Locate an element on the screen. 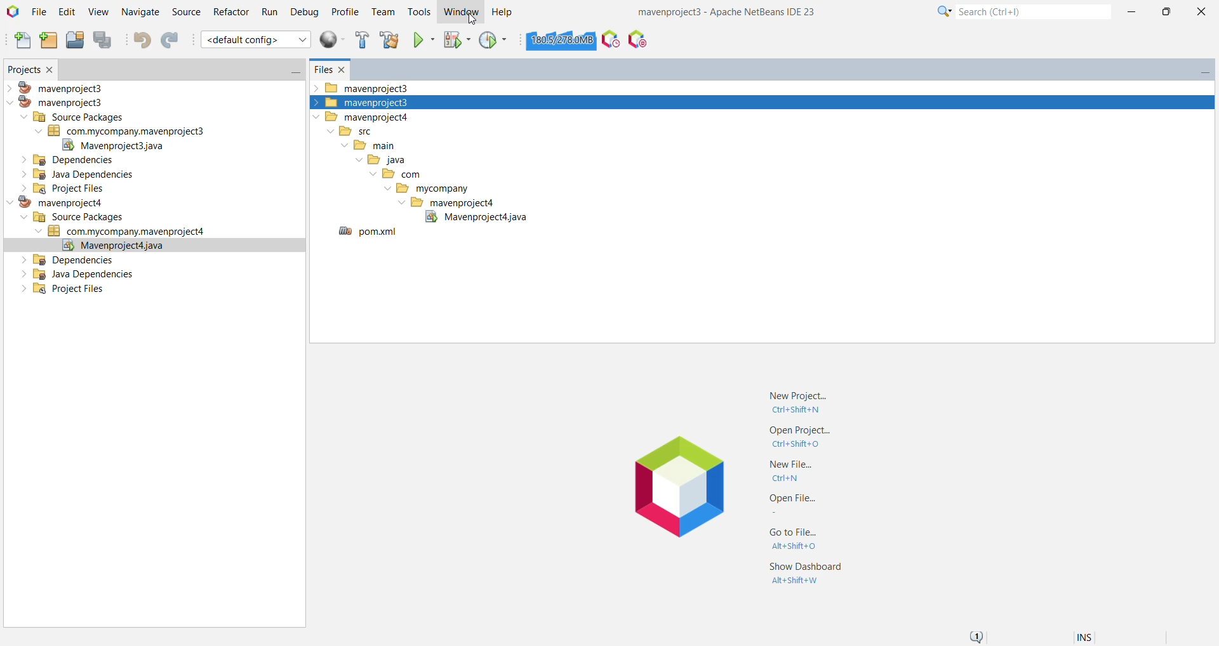 The height and width of the screenshot is (646, 1219). Help is located at coordinates (503, 13).